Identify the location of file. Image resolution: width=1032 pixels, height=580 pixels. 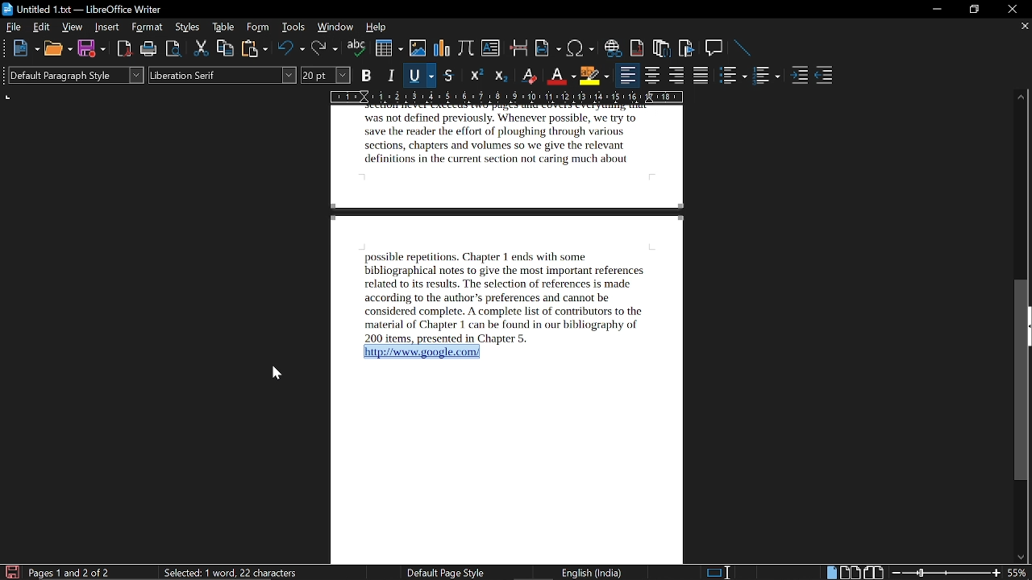
(13, 27).